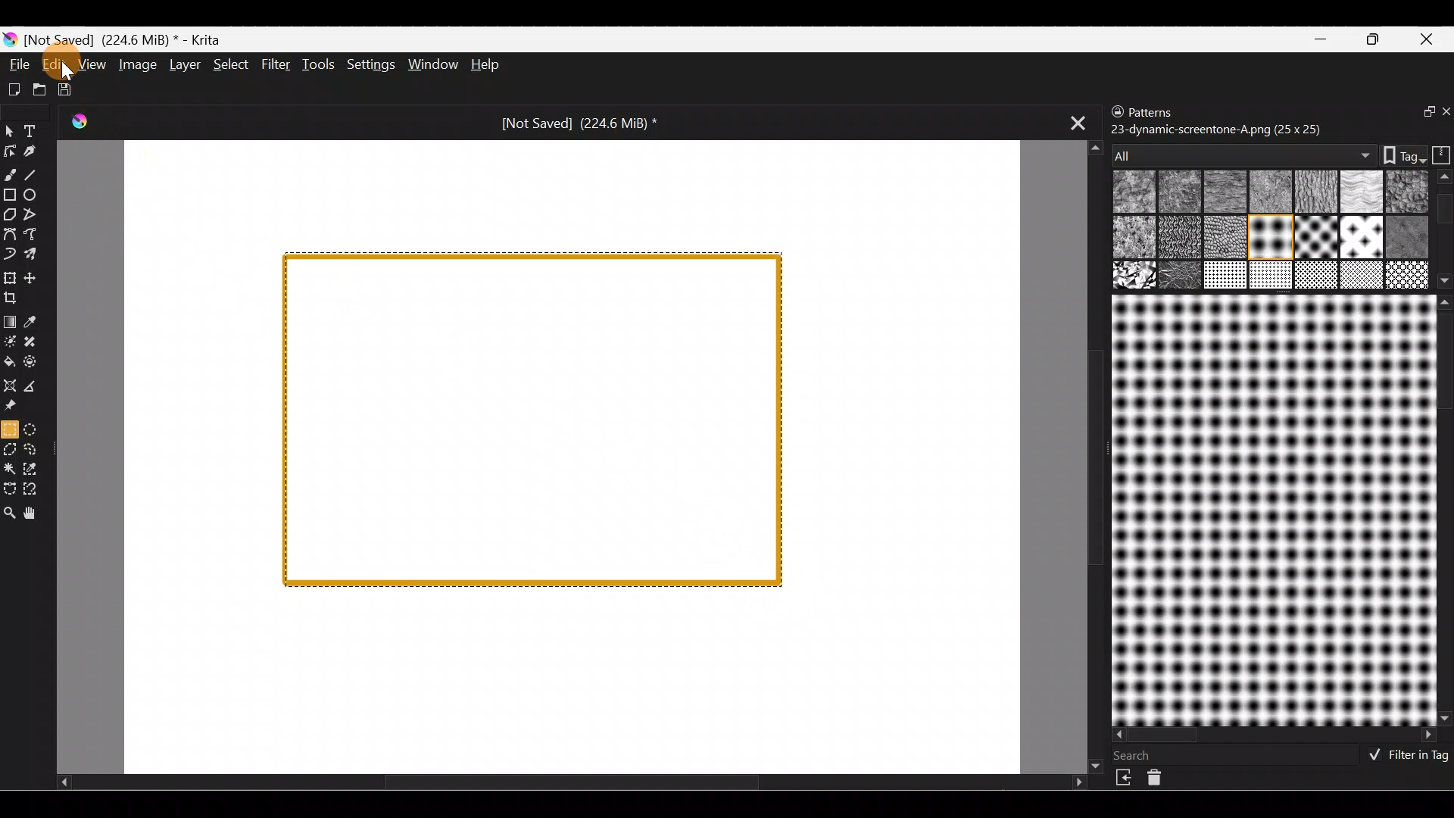 The image size is (1454, 818). Describe the element at coordinates (11, 489) in the screenshot. I see `Bezier curve selection tool` at that location.